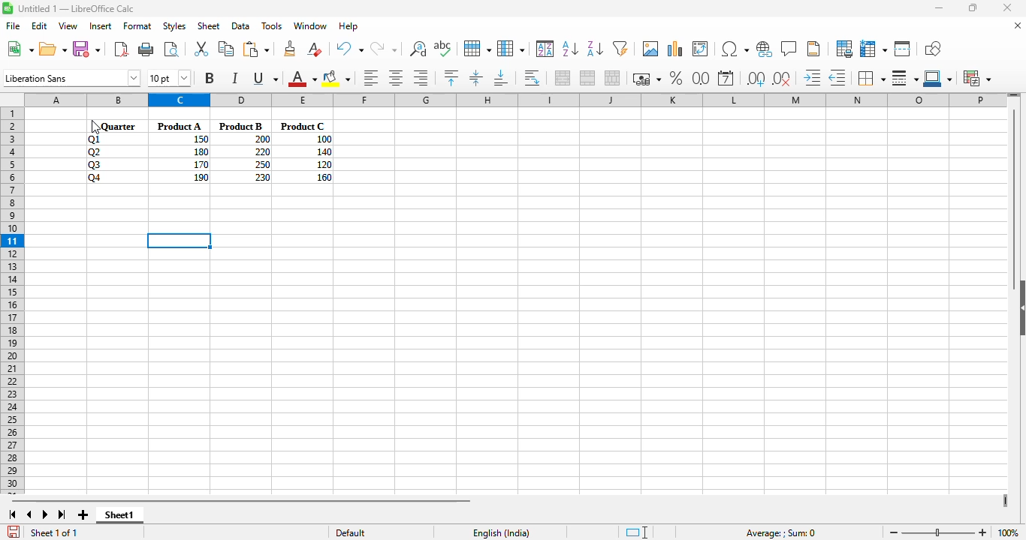 Image resolution: width=1026 pixels, height=540 pixels. I want to click on borders, so click(871, 77).